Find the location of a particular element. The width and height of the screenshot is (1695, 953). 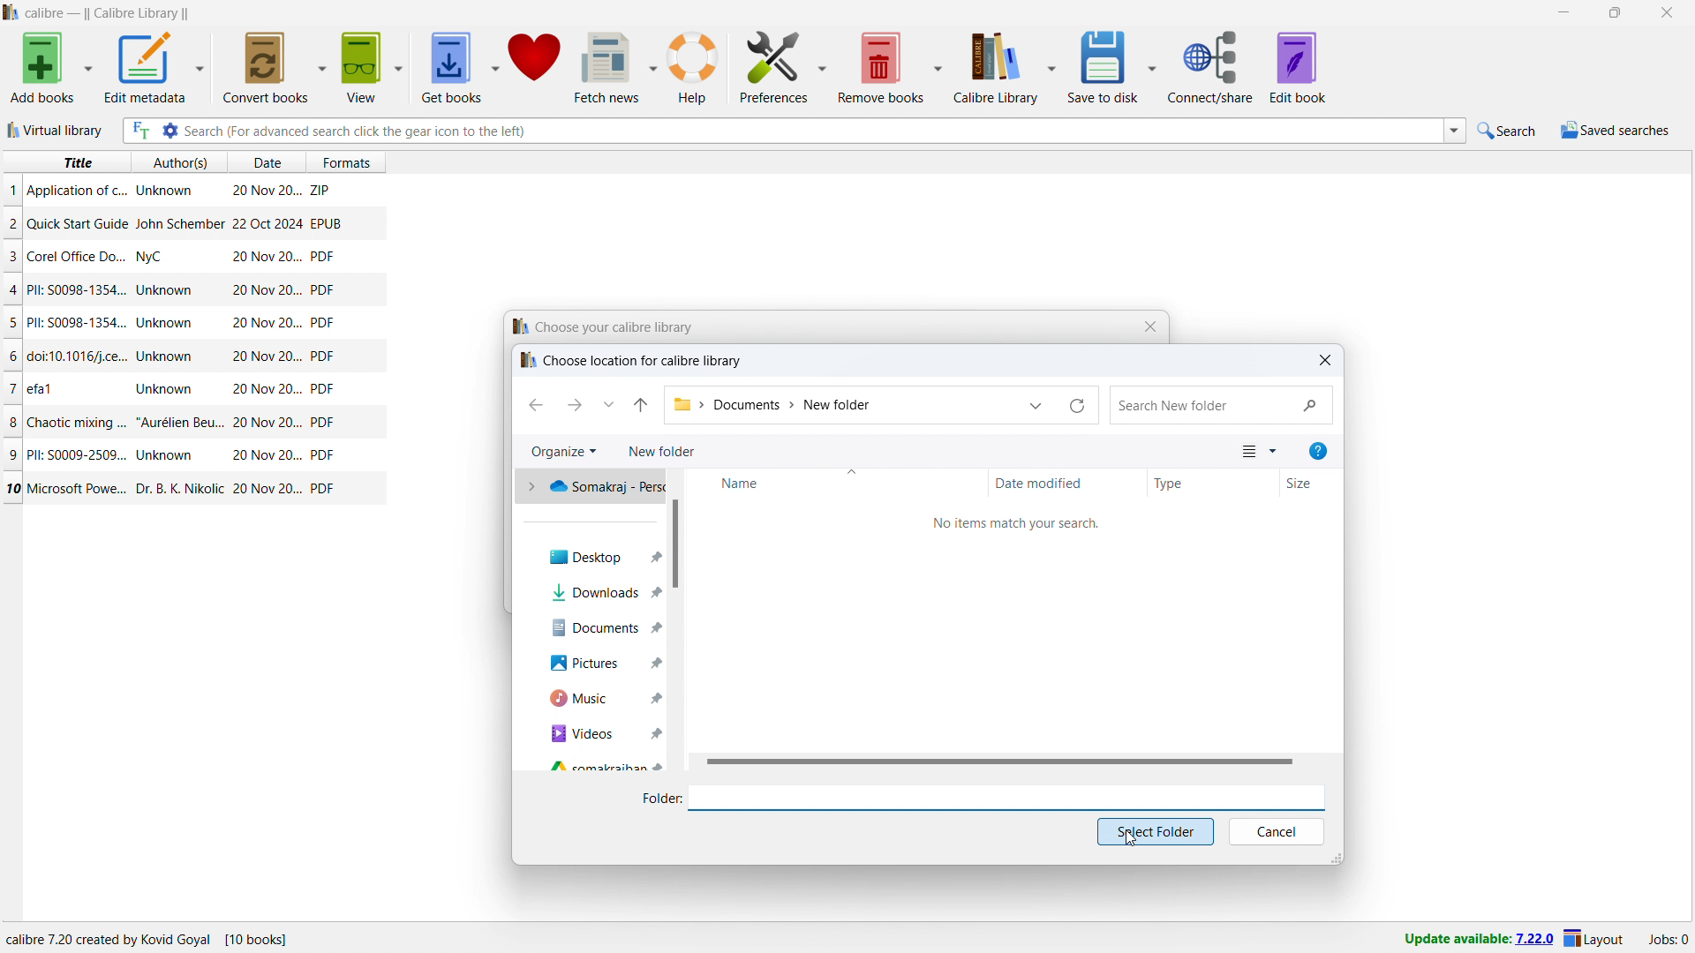

next folder is located at coordinates (576, 405).